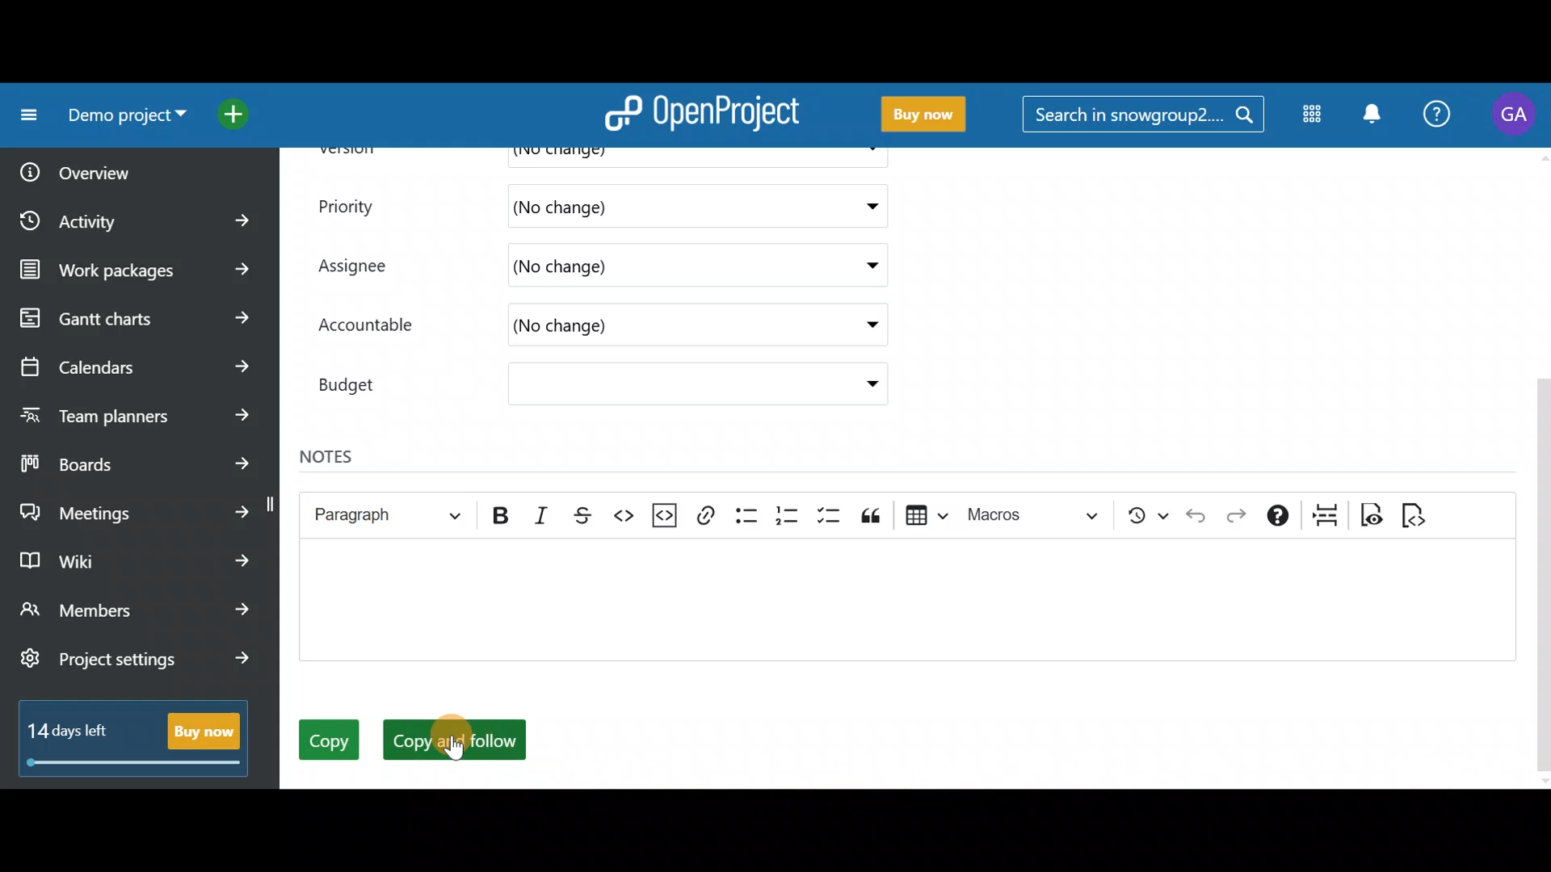 Image resolution: width=1551 pixels, height=872 pixels. Describe the element at coordinates (655, 325) in the screenshot. I see `(No change)` at that location.